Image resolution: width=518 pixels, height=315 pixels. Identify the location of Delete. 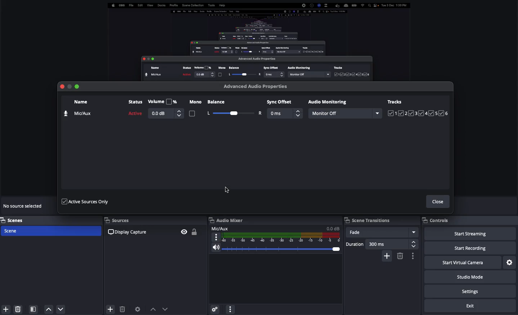
(401, 256).